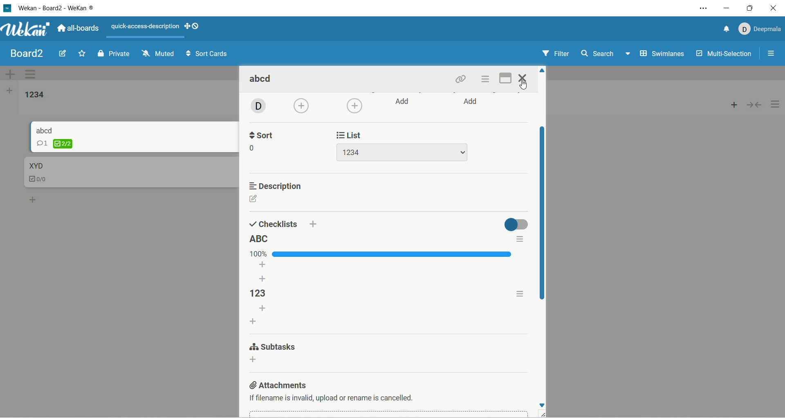  What do you see at coordinates (262, 293) in the screenshot?
I see `list title` at bounding box center [262, 293].